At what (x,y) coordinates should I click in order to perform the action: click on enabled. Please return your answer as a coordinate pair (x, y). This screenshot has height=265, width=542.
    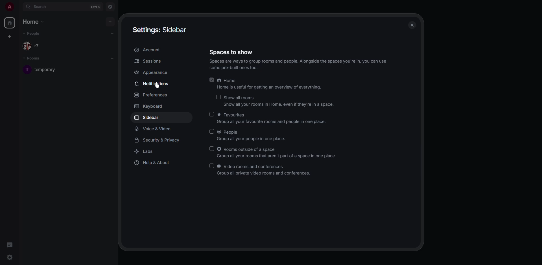
    Looking at the image, I should click on (212, 79).